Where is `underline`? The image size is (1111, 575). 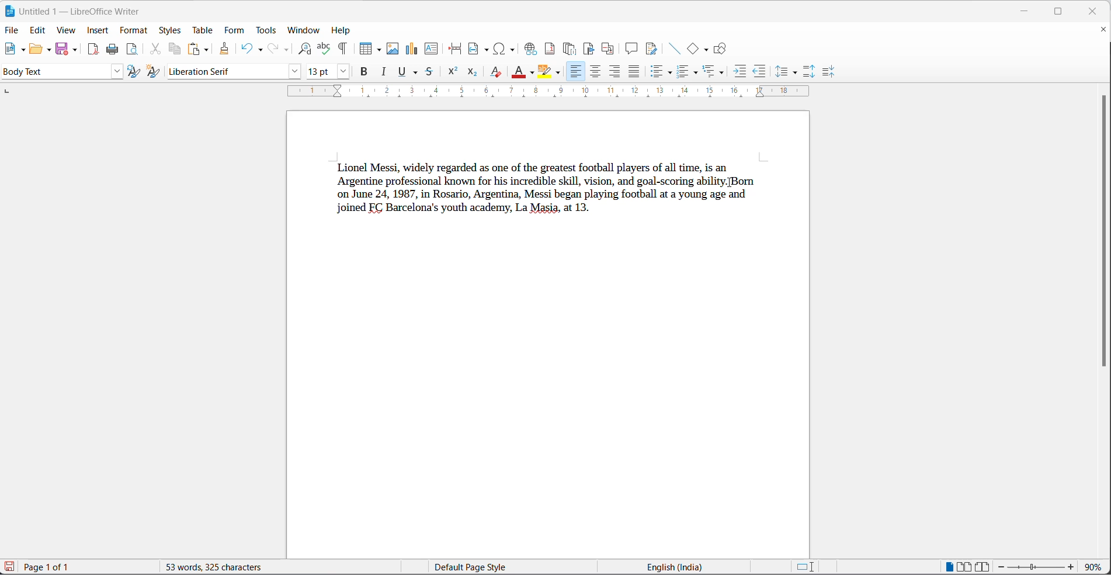
underline is located at coordinates (402, 72).